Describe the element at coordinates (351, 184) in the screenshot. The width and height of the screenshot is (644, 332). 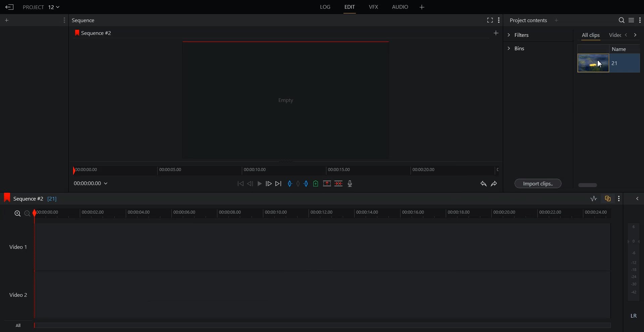
I see `Record Video` at that location.